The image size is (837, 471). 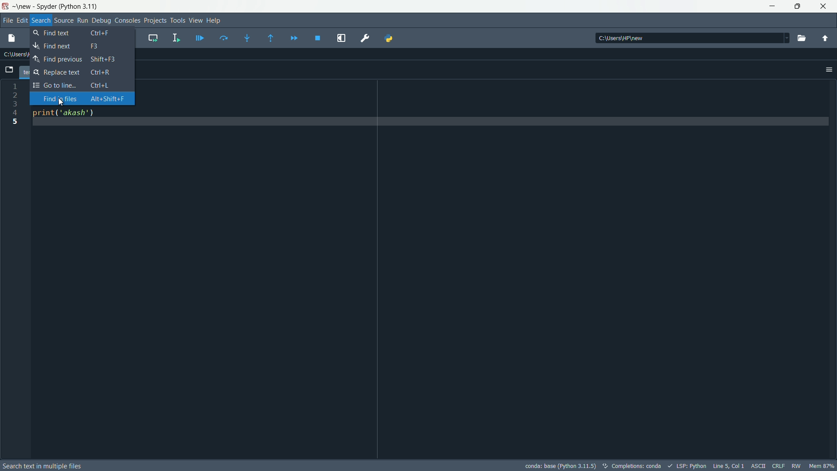 What do you see at coordinates (58, 467) in the screenshot?
I see `Search text in multiple files` at bounding box center [58, 467].